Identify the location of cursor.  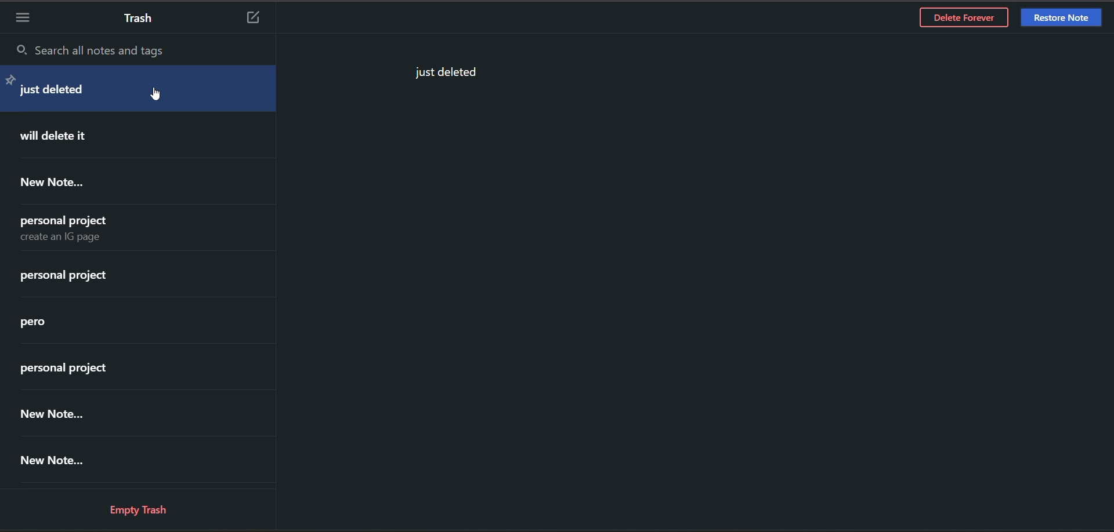
(159, 97).